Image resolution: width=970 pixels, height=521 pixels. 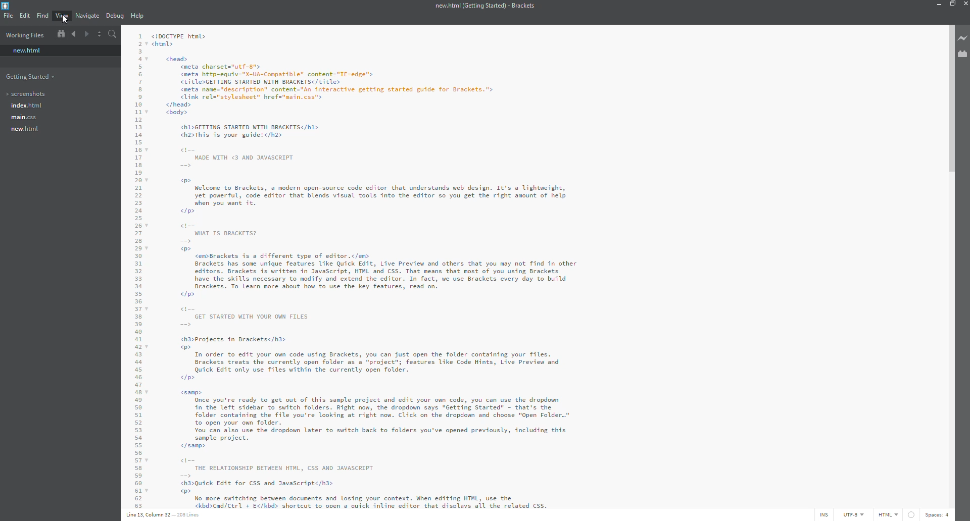 I want to click on back, so click(x=73, y=34).